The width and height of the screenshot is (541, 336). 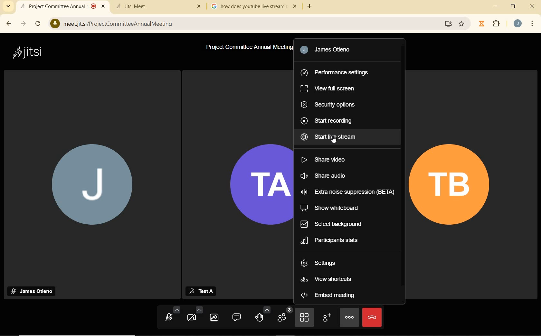 What do you see at coordinates (327, 175) in the screenshot?
I see `share audio` at bounding box center [327, 175].